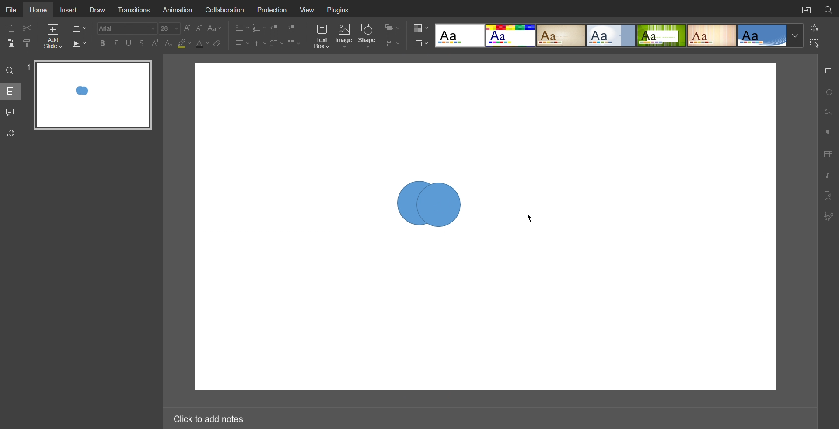 Image resolution: width=839 pixels, height=429 pixels. I want to click on Vertical Alignment, so click(259, 43).